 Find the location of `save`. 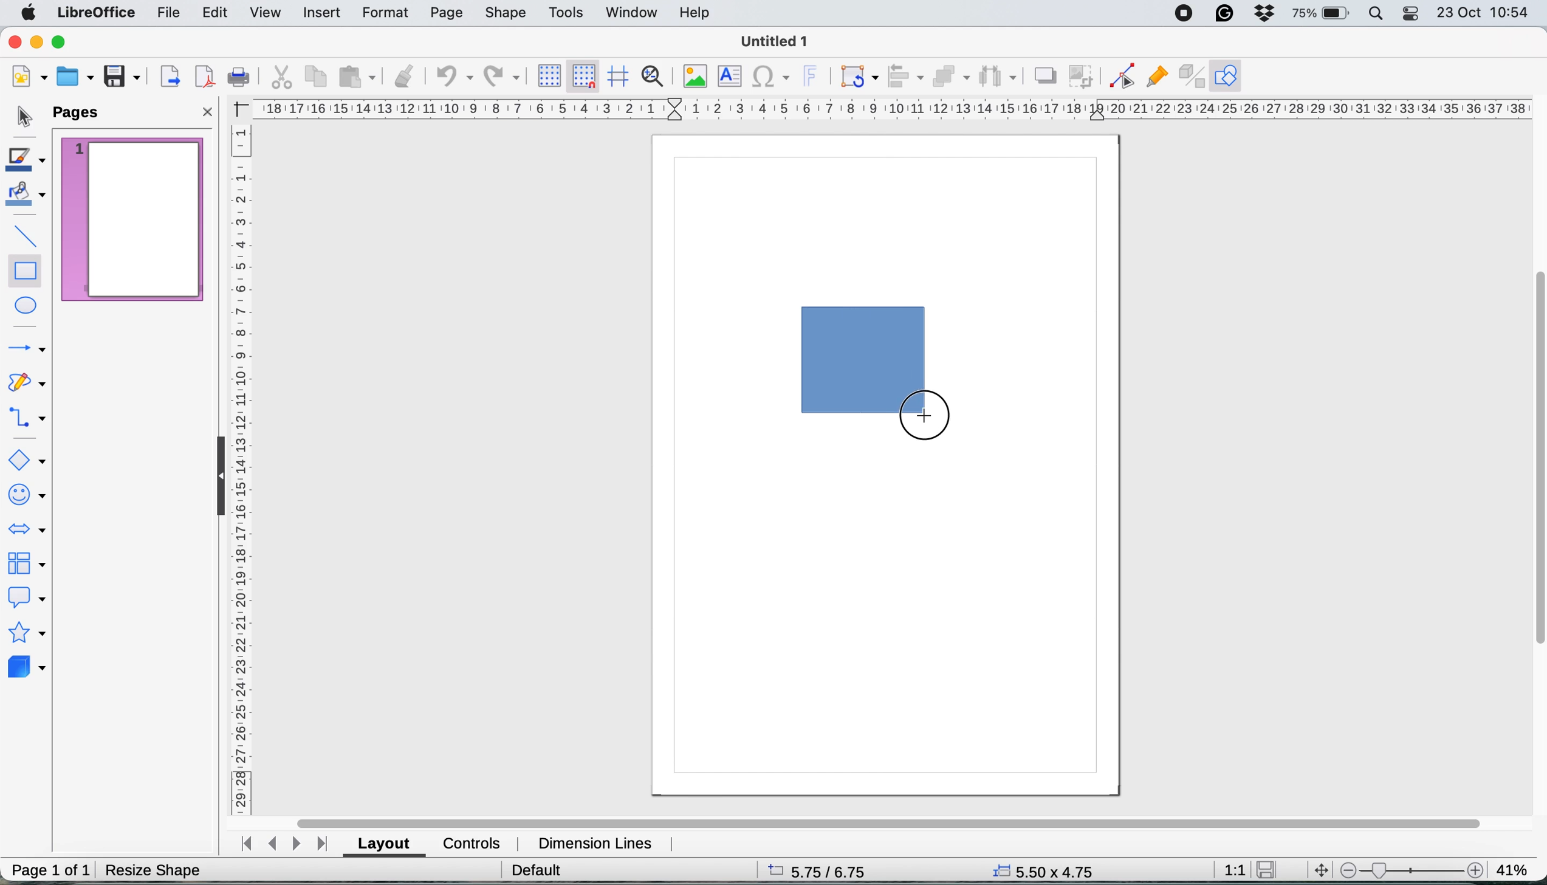

save is located at coordinates (119, 76).